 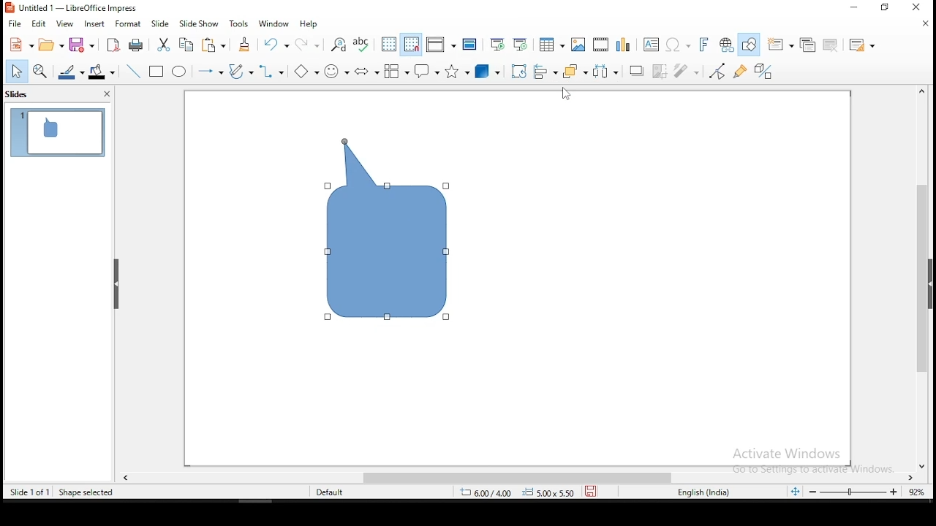 I want to click on align objects, so click(x=544, y=72).